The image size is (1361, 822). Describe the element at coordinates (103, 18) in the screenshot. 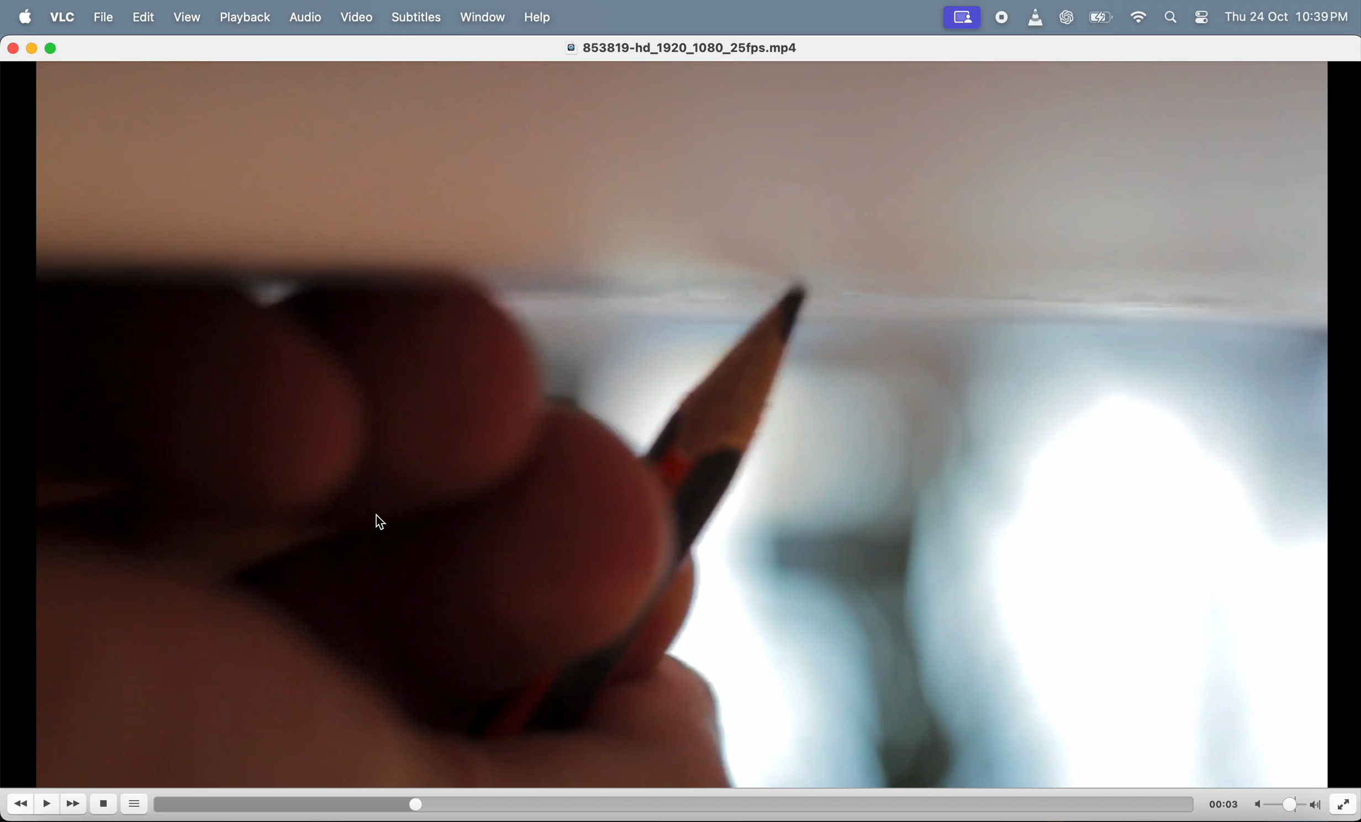

I see `file` at that location.